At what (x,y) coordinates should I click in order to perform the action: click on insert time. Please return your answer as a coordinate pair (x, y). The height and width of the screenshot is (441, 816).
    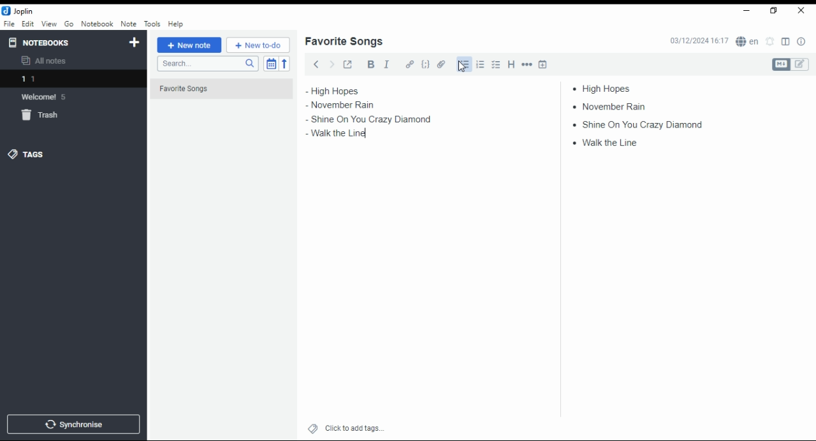
    Looking at the image, I should click on (543, 64).